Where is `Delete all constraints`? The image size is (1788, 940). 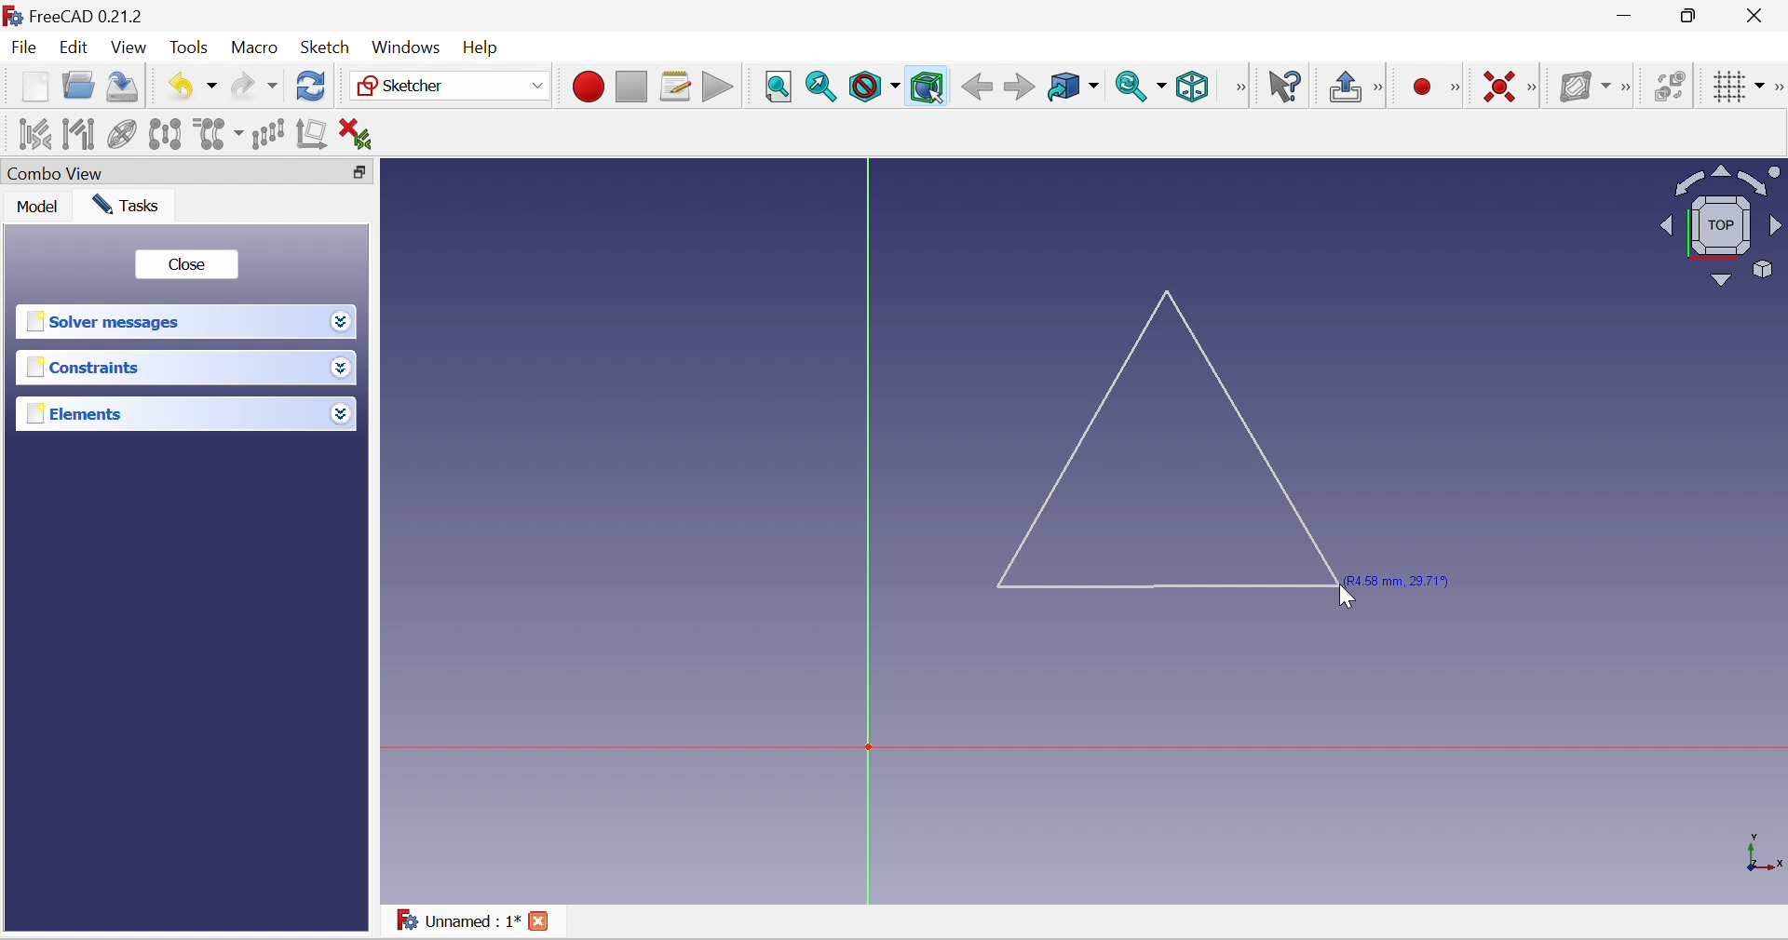
Delete all constraints is located at coordinates (356, 136).